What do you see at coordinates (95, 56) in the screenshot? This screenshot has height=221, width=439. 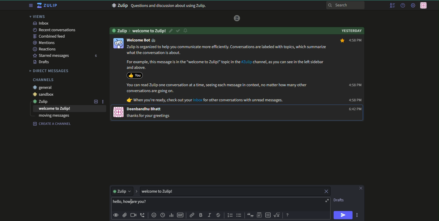 I see `number` at bounding box center [95, 56].